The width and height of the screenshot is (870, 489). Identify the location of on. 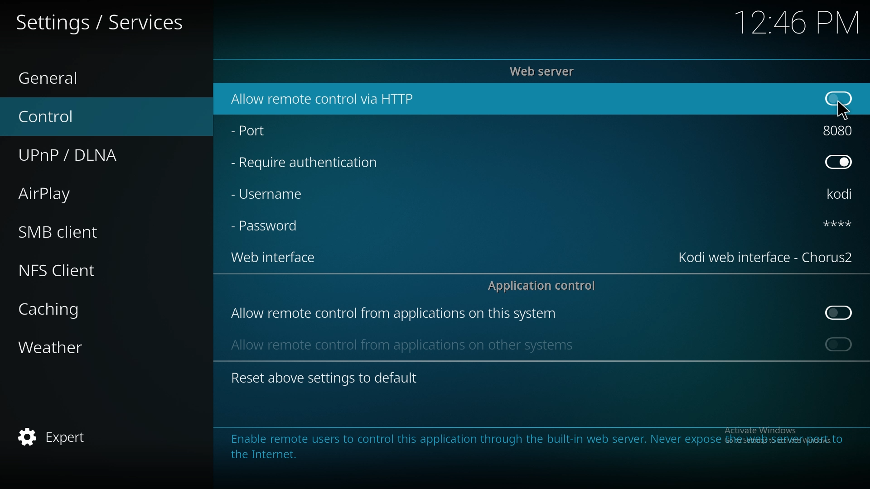
(839, 97).